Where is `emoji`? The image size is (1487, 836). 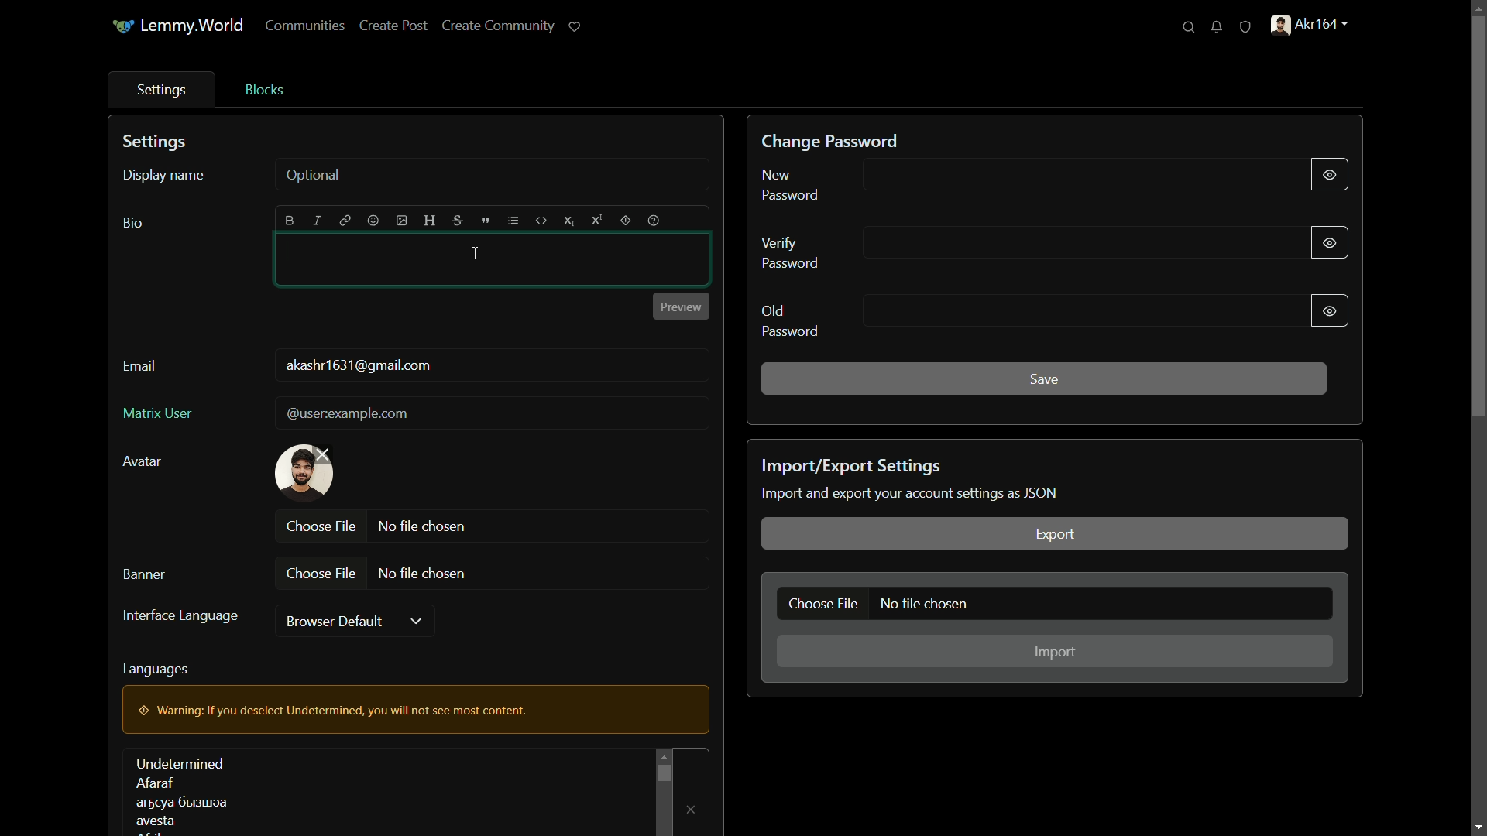
emoji is located at coordinates (374, 220).